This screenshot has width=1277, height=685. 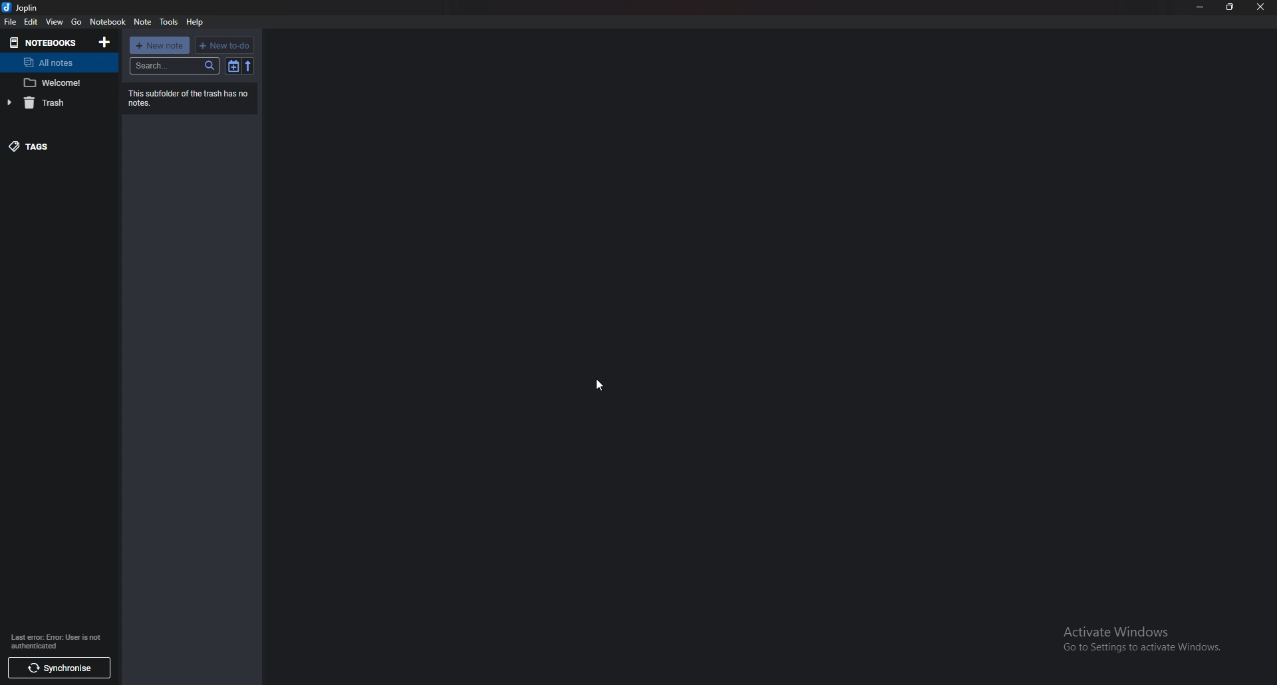 I want to click on activate windows, so click(x=1146, y=636).